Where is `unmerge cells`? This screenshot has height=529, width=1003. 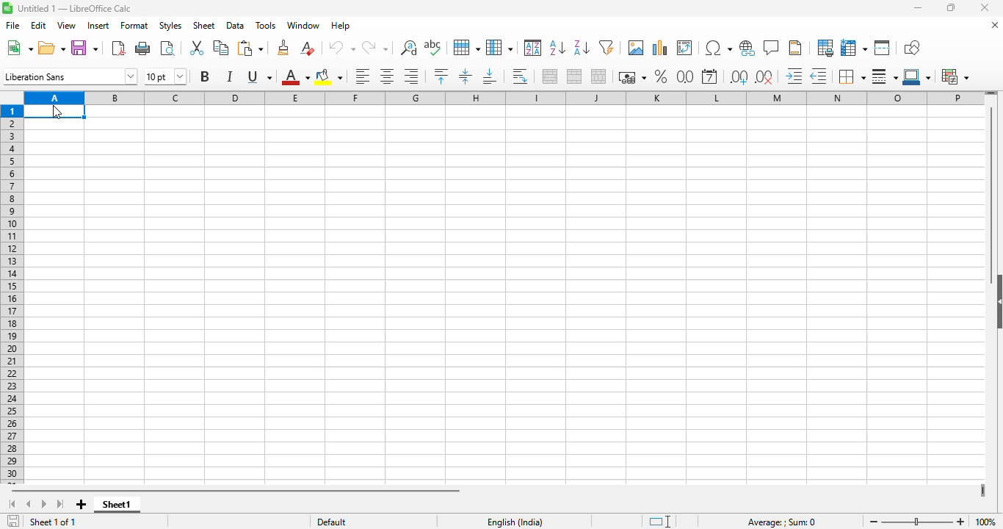 unmerge cells is located at coordinates (598, 76).